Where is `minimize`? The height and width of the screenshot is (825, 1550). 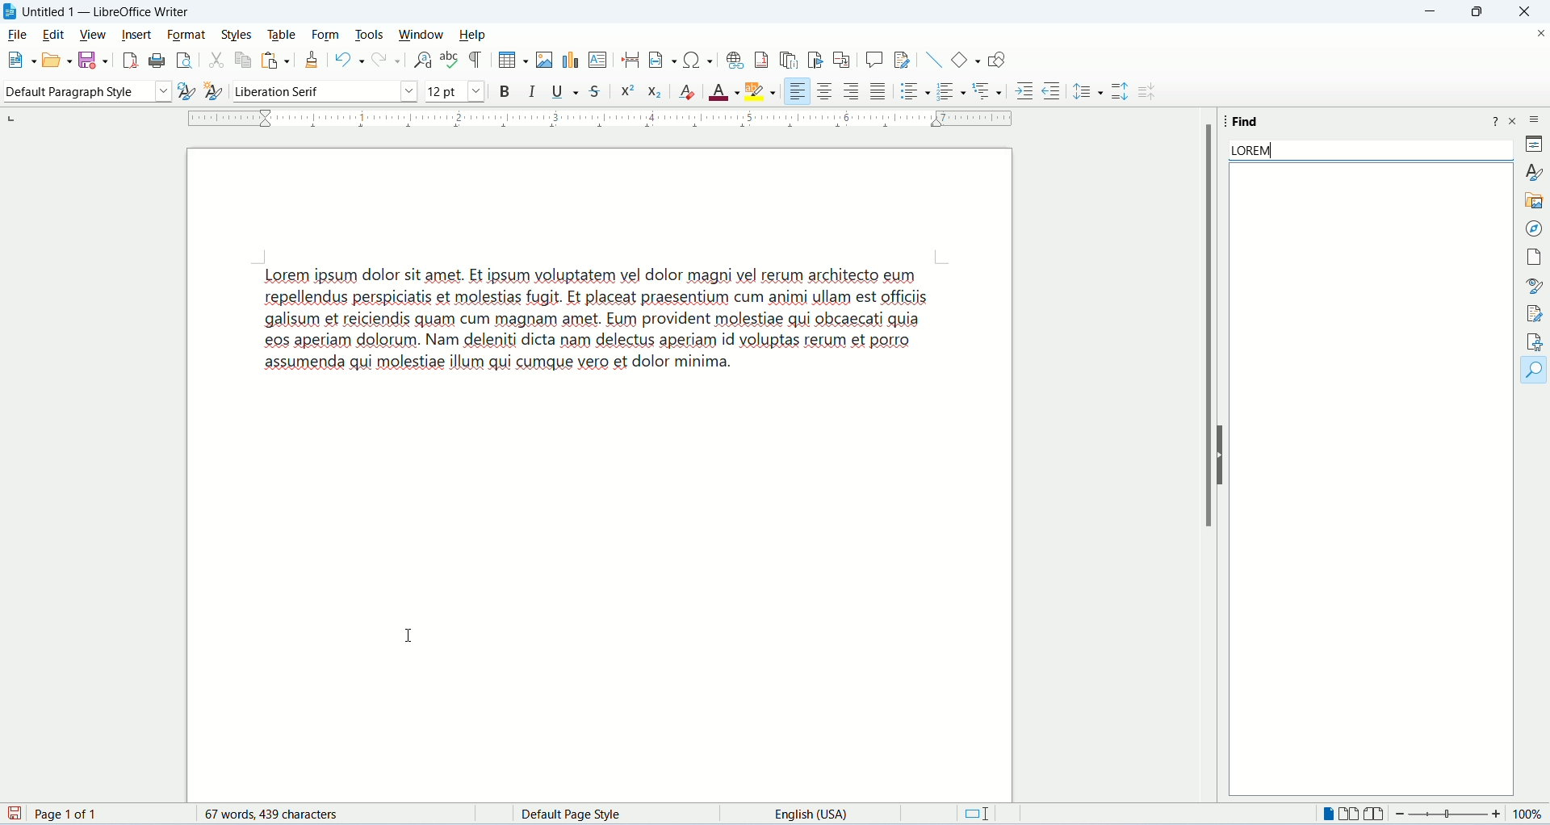
minimize is located at coordinates (1431, 11).